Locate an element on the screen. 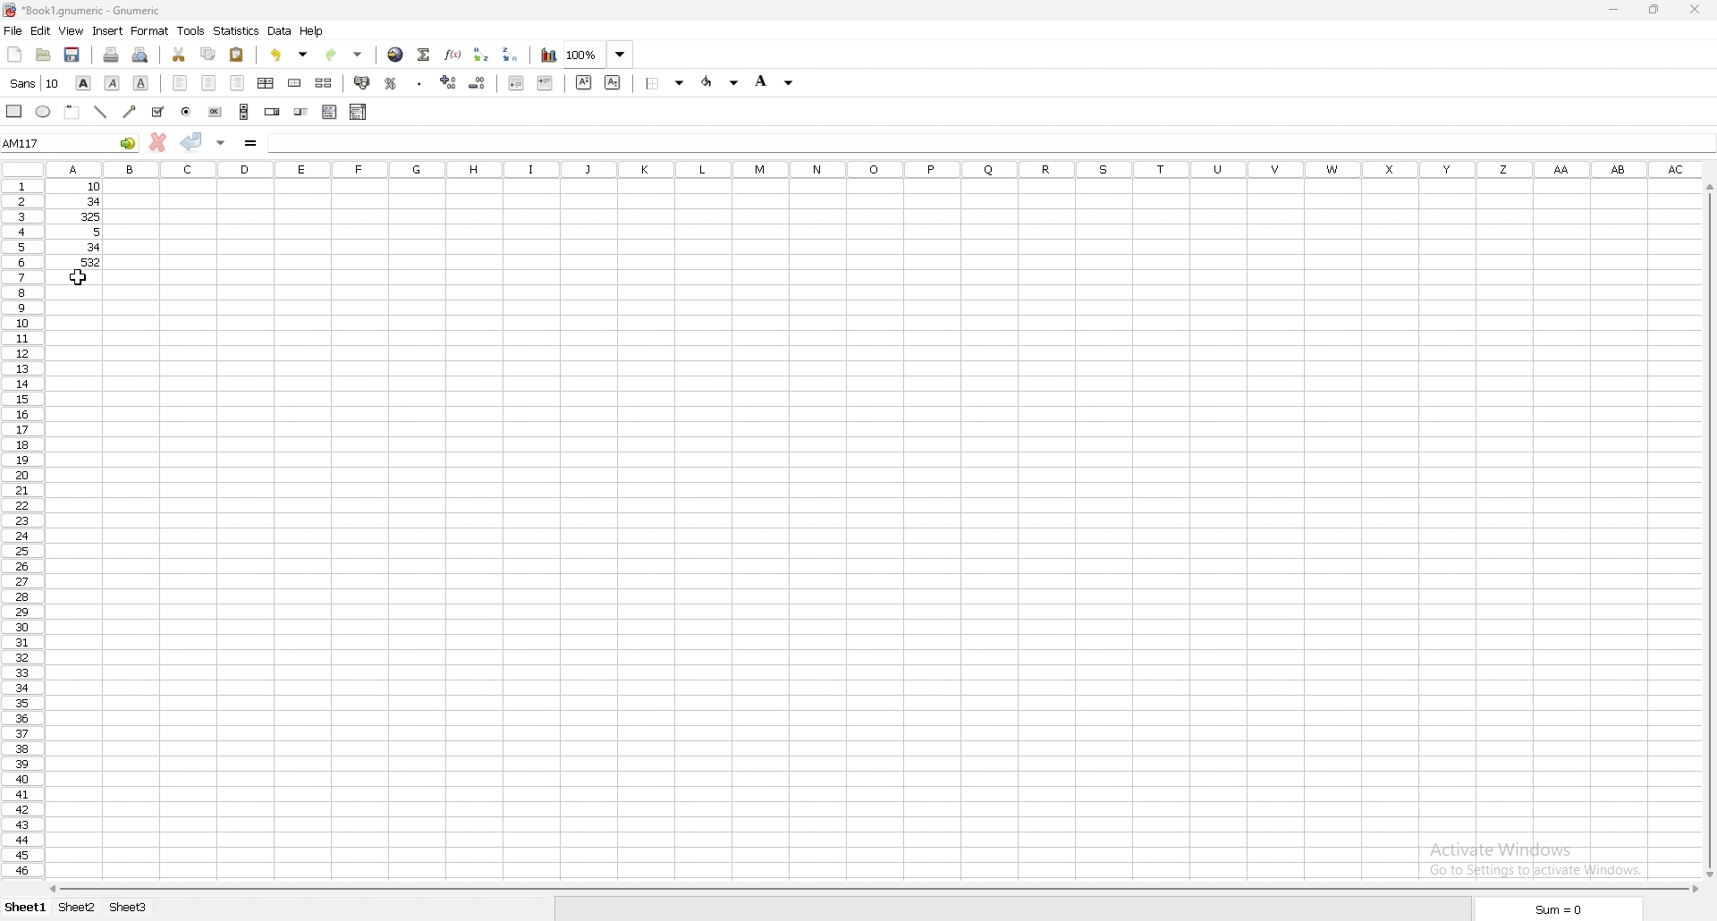  combo box is located at coordinates (358, 110).